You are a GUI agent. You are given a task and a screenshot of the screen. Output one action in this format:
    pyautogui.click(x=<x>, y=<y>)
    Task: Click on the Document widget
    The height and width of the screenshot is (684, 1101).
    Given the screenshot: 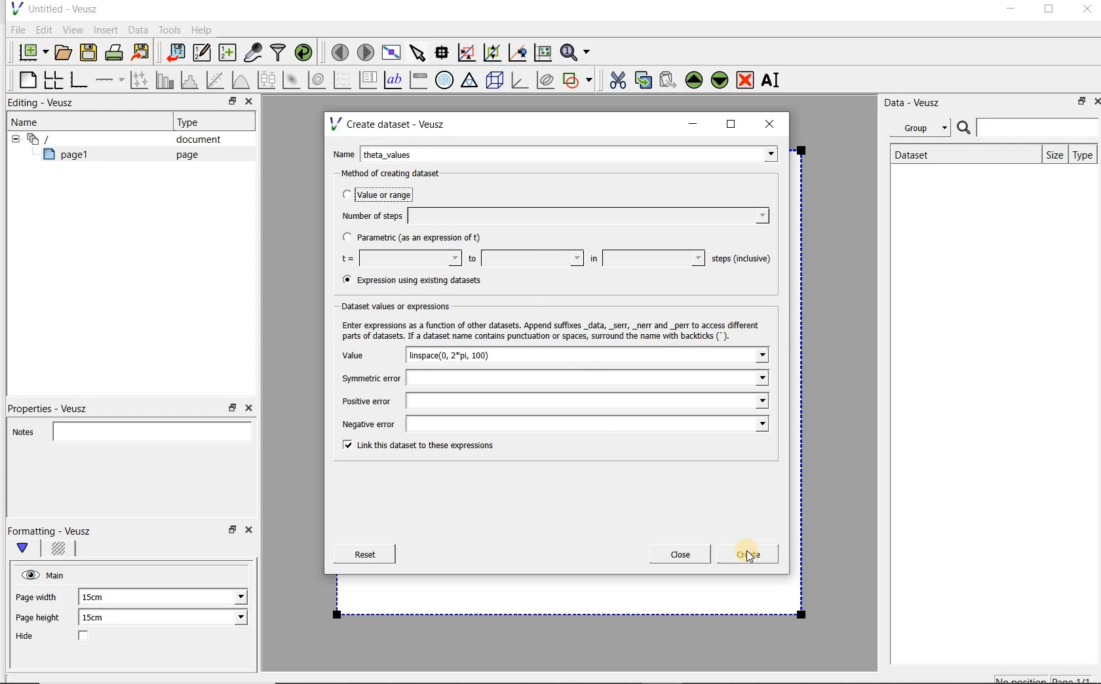 What is the action you would take?
    pyautogui.click(x=62, y=139)
    